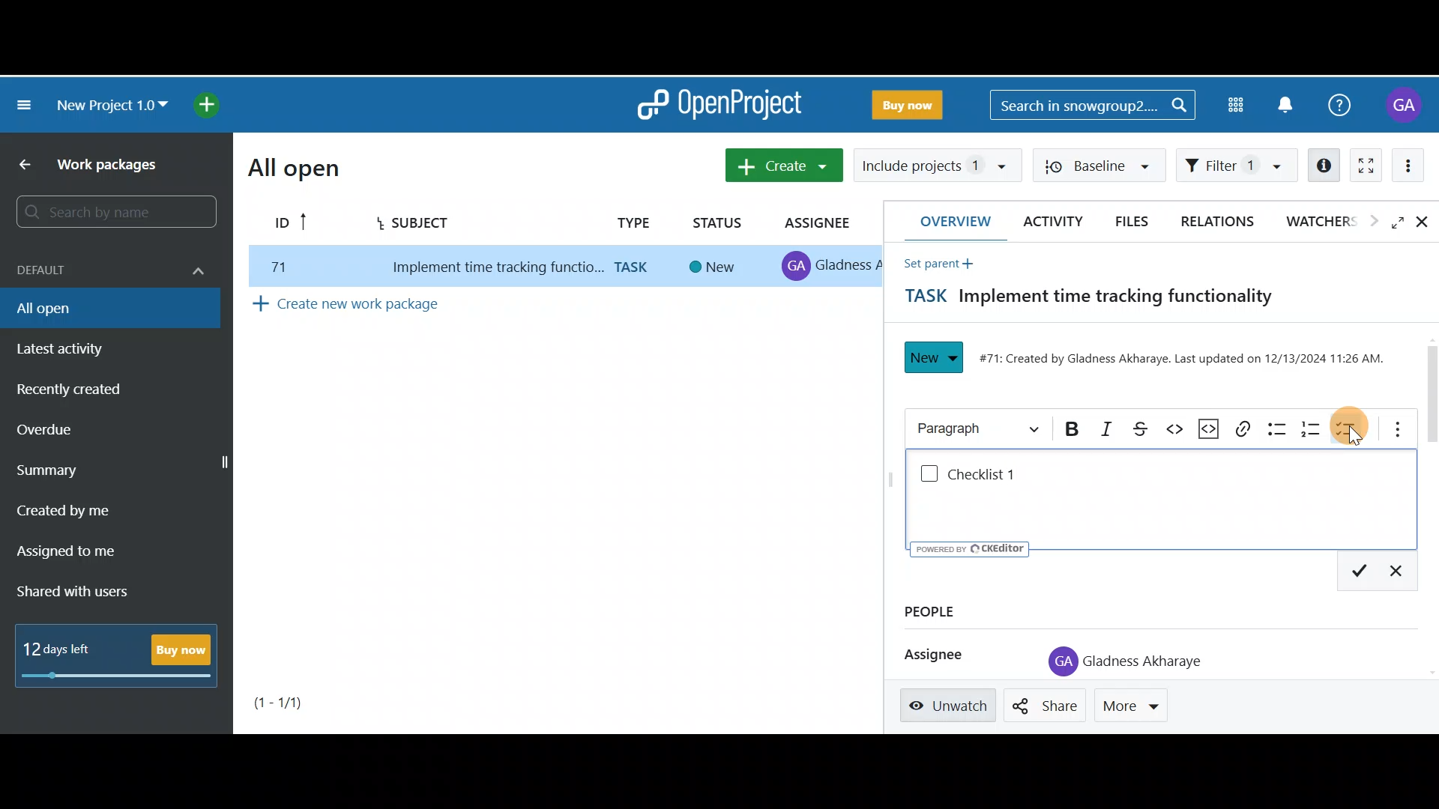 The width and height of the screenshot is (1439, 809). Describe the element at coordinates (293, 168) in the screenshot. I see `All open` at that location.